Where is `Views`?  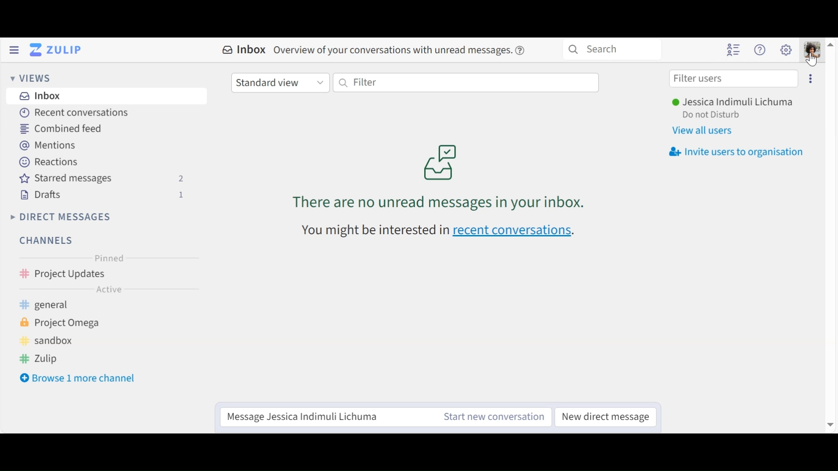 Views is located at coordinates (31, 78).